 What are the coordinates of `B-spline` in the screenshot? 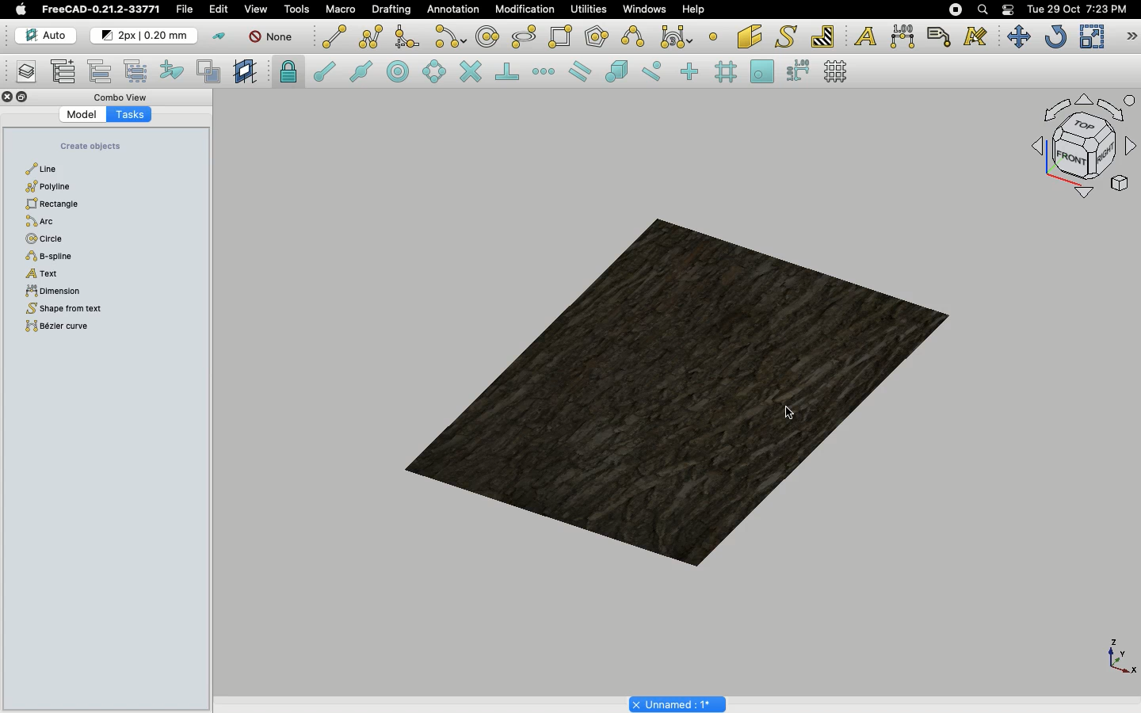 It's located at (49, 255).